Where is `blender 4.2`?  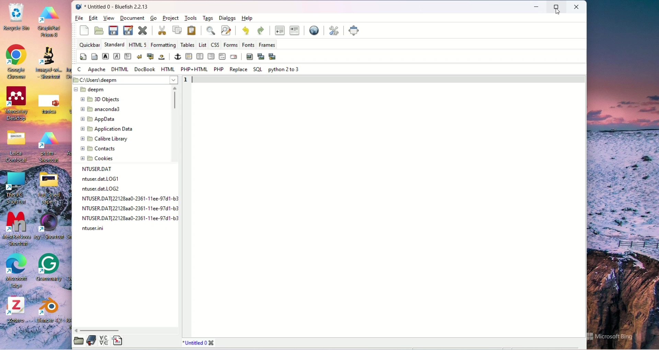
blender 4.2 is located at coordinates (47, 309).